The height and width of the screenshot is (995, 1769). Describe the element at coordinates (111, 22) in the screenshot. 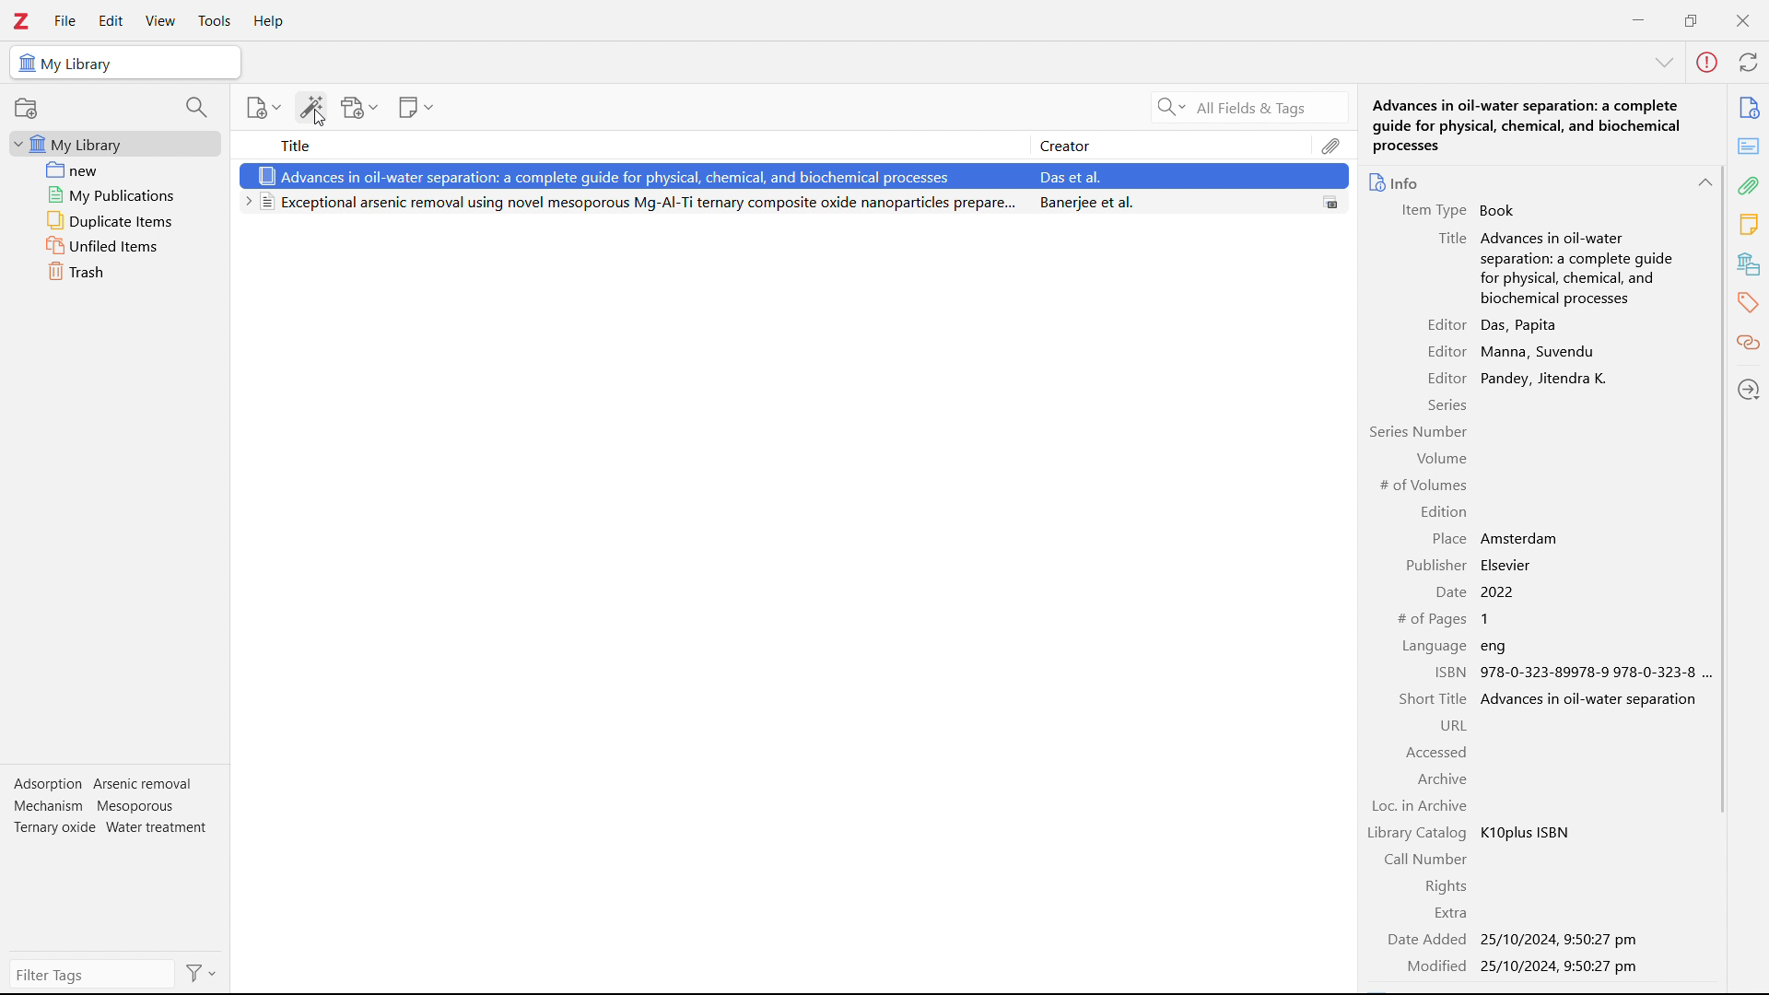

I see `edit` at that location.